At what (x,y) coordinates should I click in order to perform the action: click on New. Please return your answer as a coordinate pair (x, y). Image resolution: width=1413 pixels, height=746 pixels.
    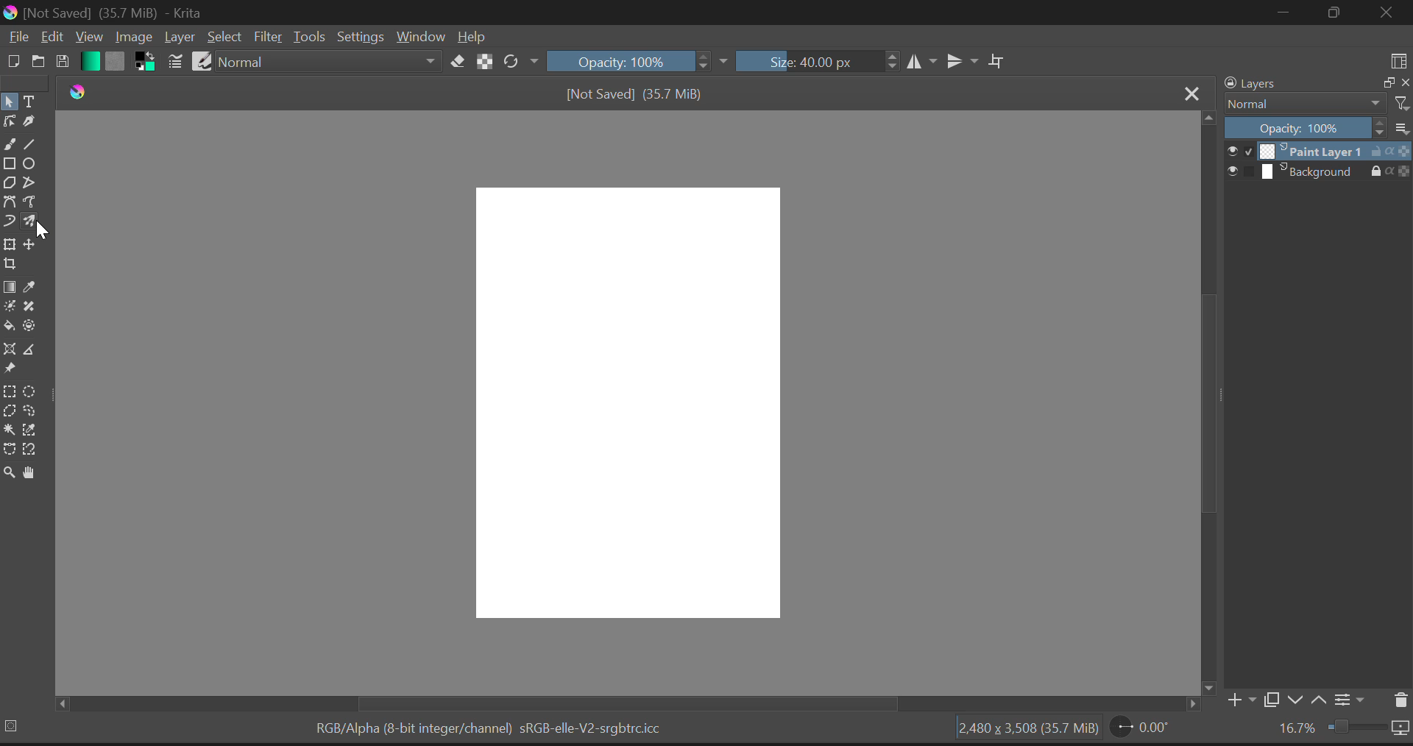
    Looking at the image, I should click on (13, 63).